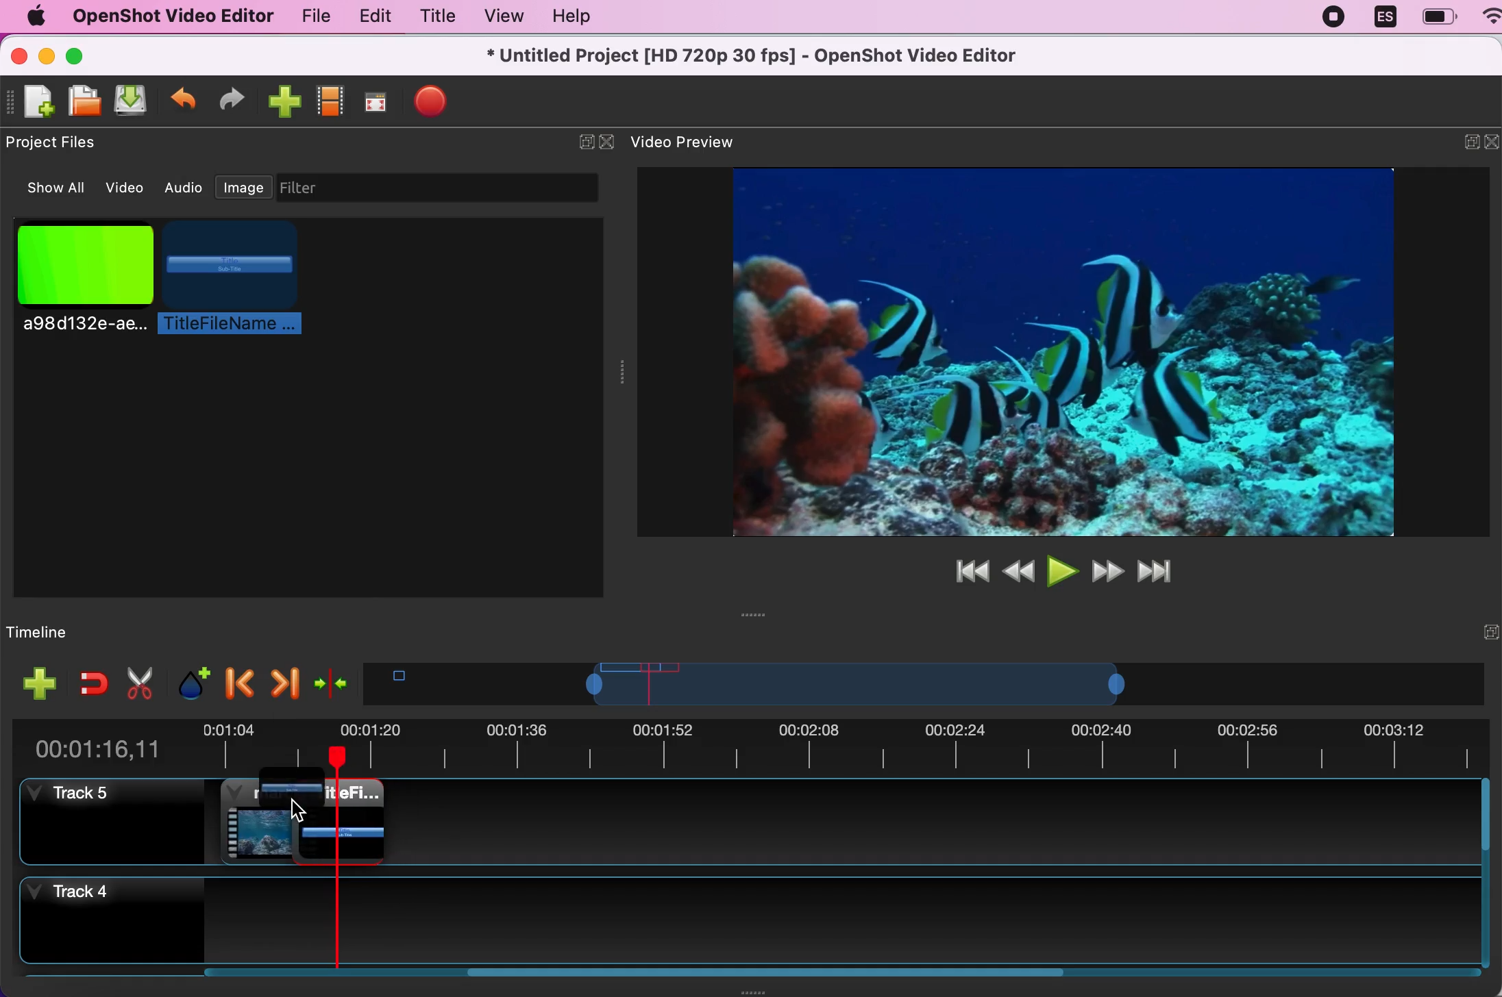 Image resolution: width=1502 pixels, height=997 pixels. What do you see at coordinates (920, 687) in the screenshot?
I see `timeline` at bounding box center [920, 687].